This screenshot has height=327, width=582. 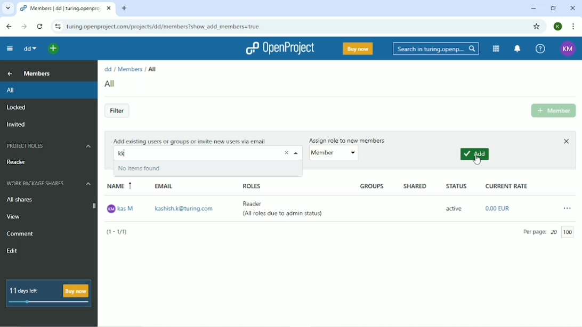 I want to click on Bookmark this tab, so click(x=536, y=26).